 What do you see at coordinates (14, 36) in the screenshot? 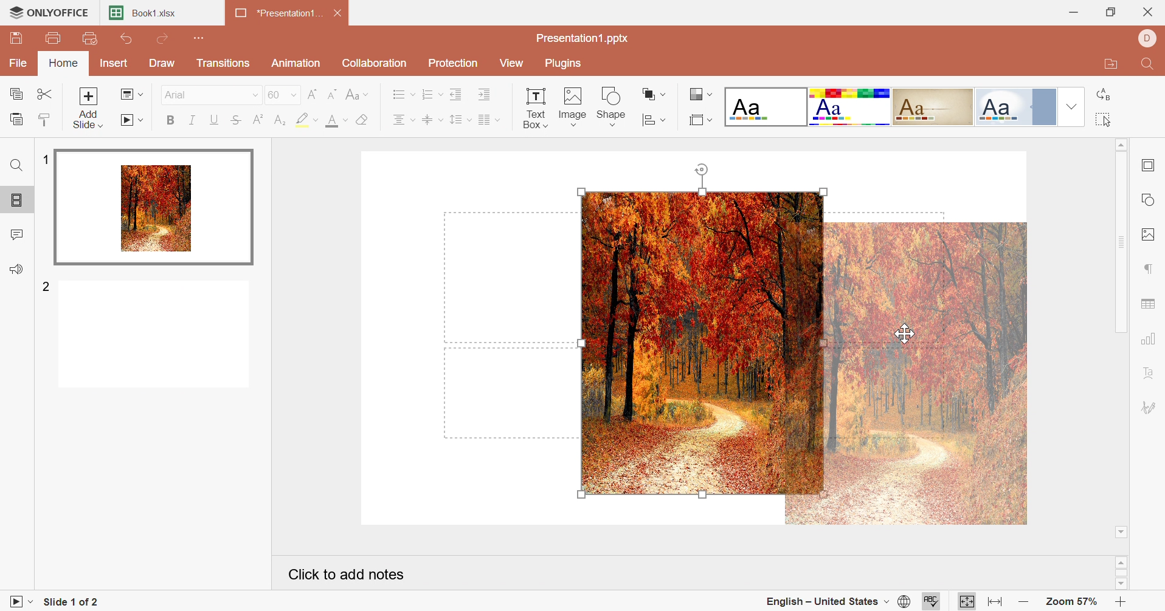
I see `Save` at bounding box center [14, 36].